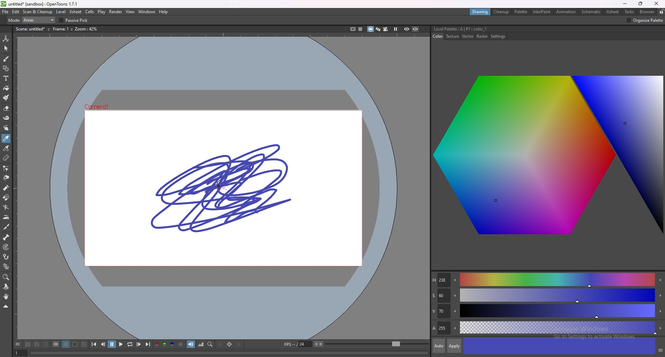 Image resolution: width=665 pixels, height=357 pixels. I want to click on help, so click(164, 12).